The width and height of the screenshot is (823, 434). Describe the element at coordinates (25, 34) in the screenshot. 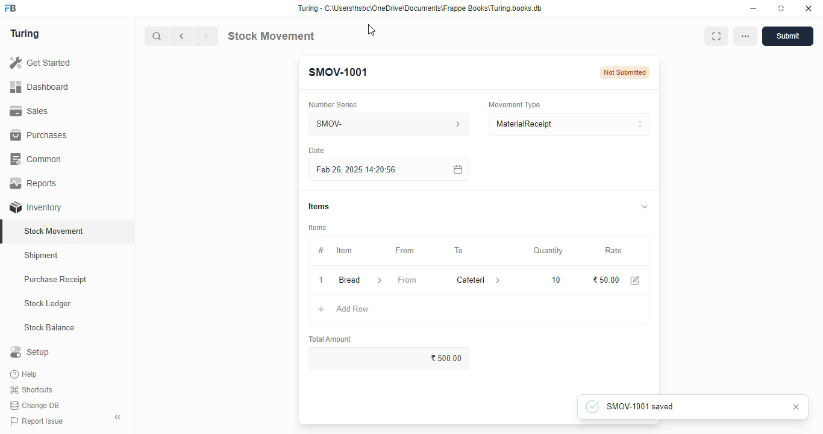

I see `turing` at that location.